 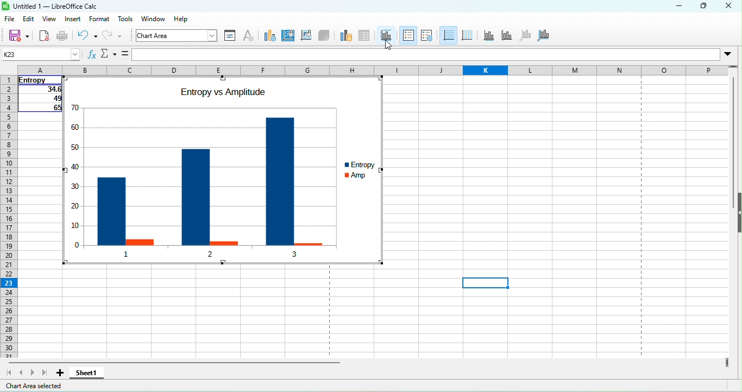 I want to click on chart area selected, so click(x=36, y=385).